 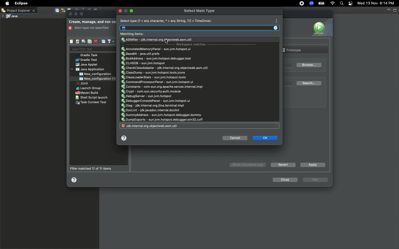 What do you see at coordinates (111, 41) in the screenshot?
I see `Filter launch configurations` at bounding box center [111, 41].